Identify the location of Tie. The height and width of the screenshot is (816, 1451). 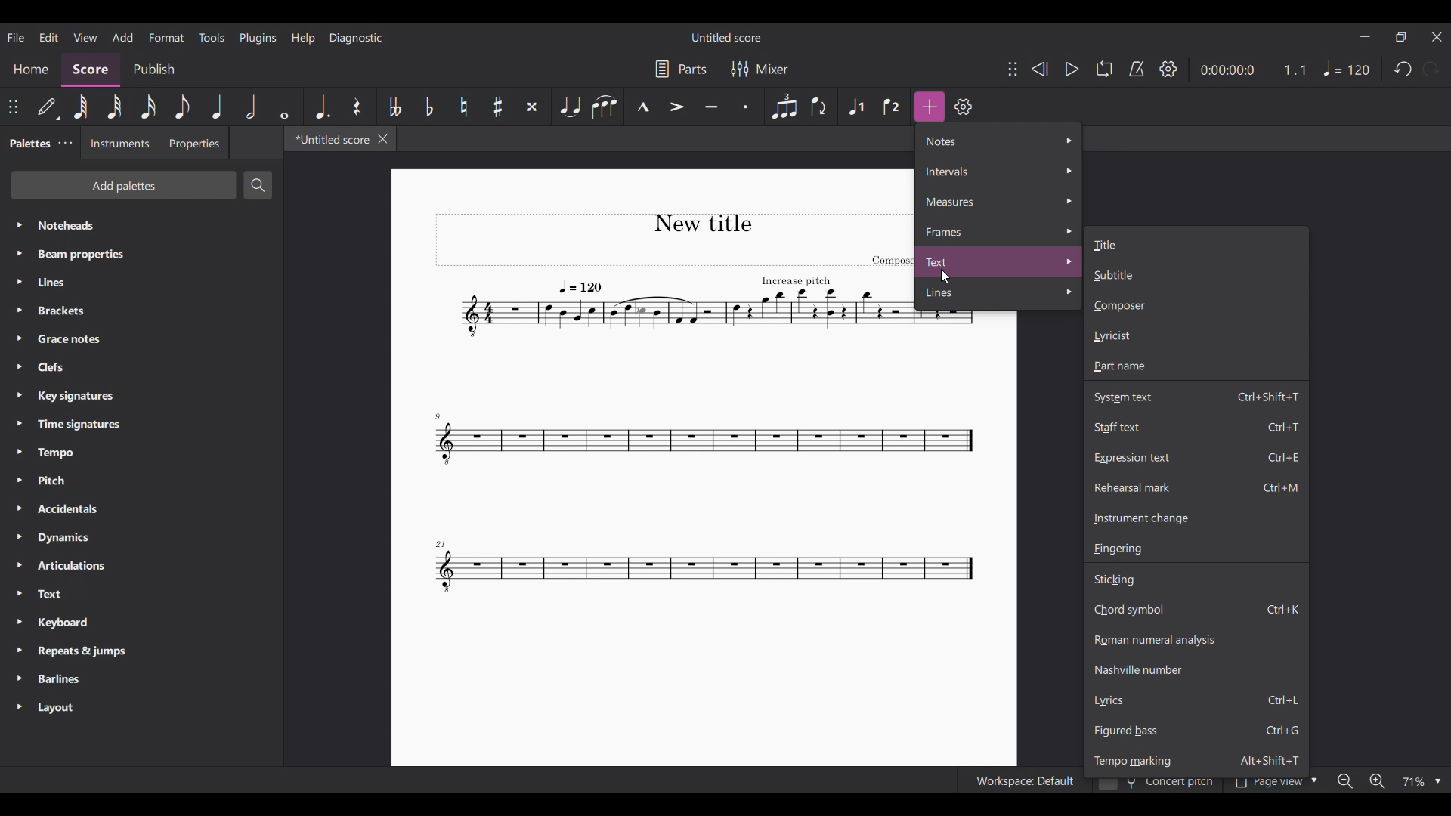
(569, 107).